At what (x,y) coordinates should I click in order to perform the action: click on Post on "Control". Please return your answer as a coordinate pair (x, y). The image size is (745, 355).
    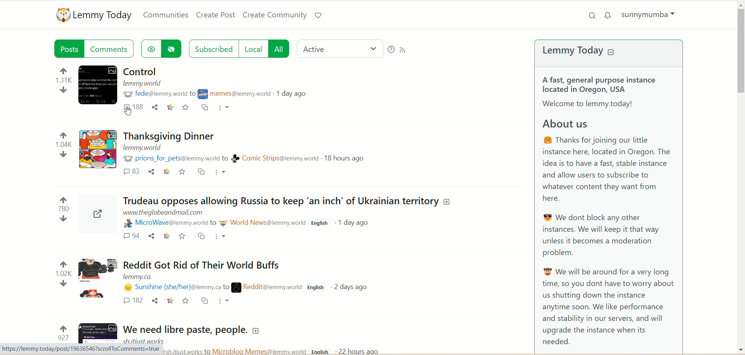
    Looking at the image, I should click on (143, 72).